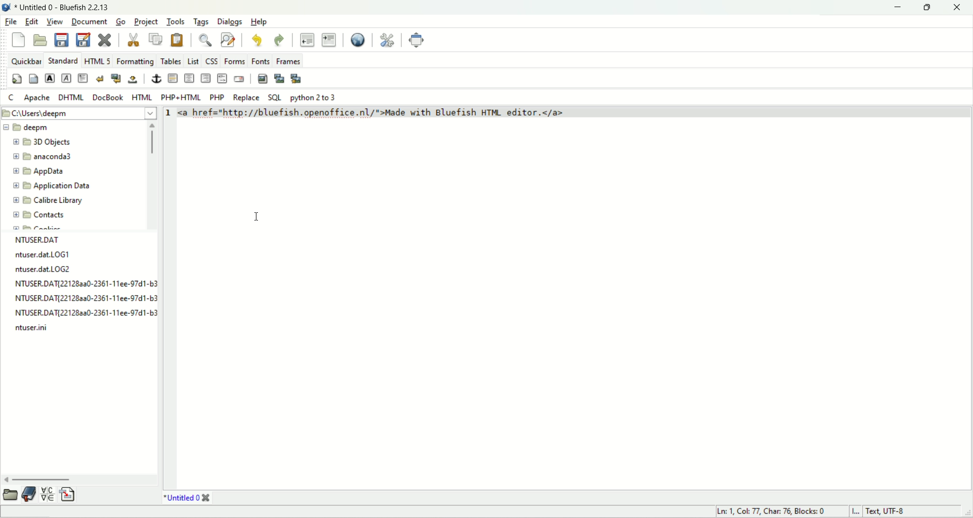  I want to click on PHP+HTML, so click(182, 98).